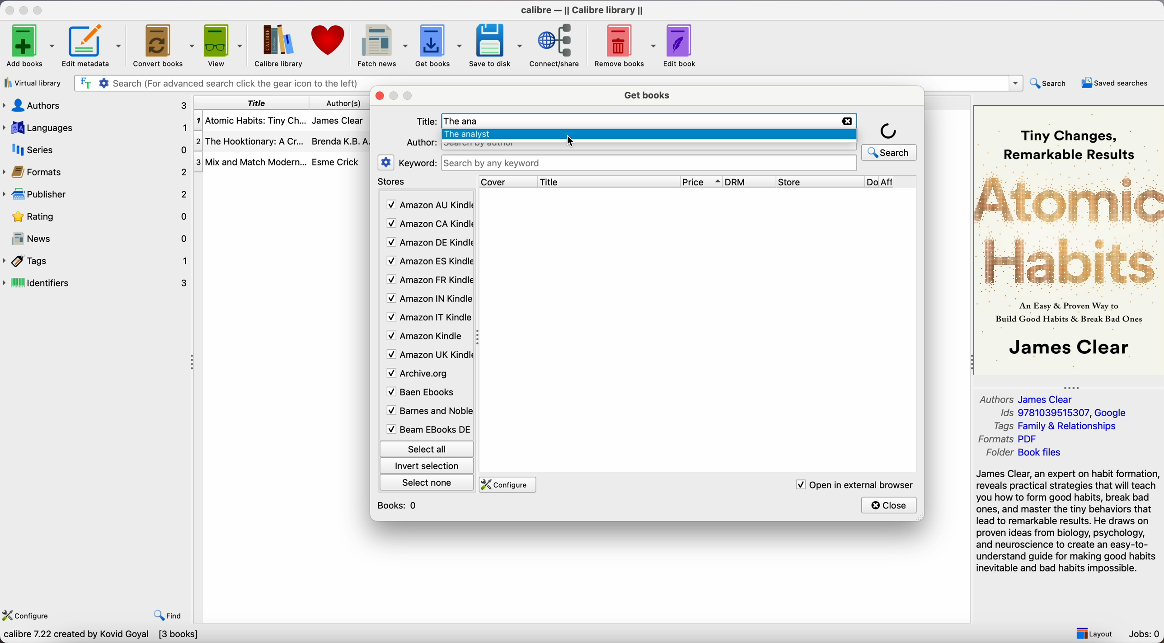 This screenshot has height=643, width=1164. I want to click on close, so click(380, 97).